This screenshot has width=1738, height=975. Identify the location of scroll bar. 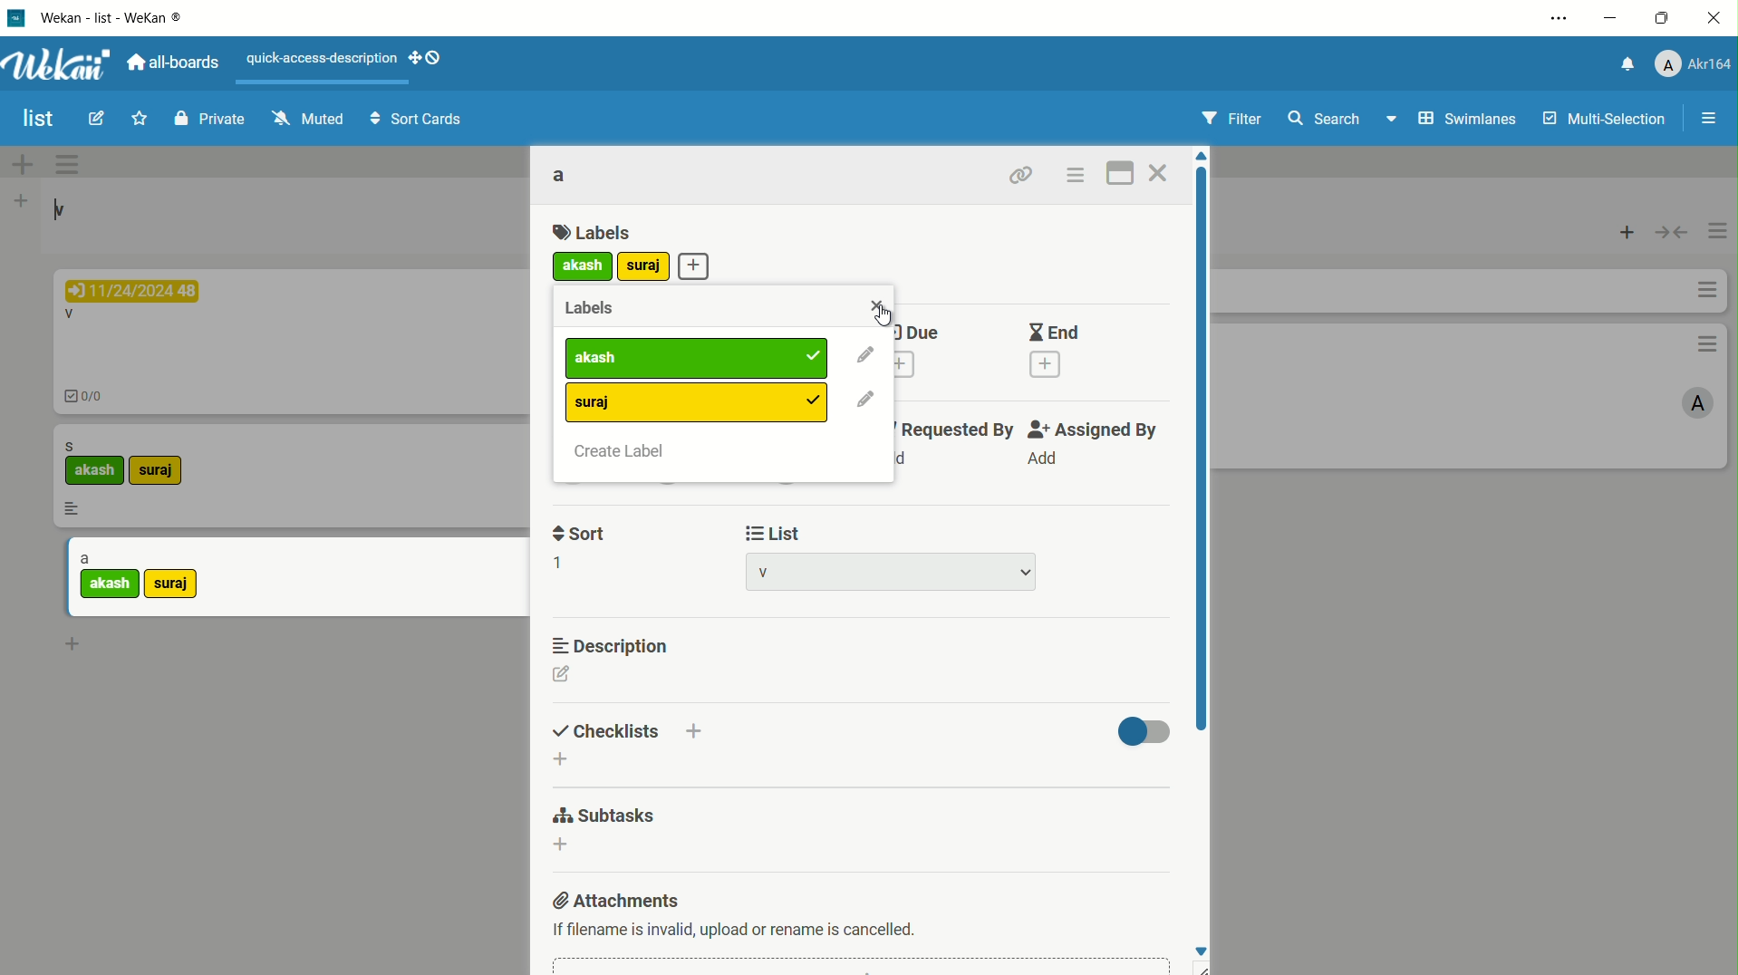
(1200, 449).